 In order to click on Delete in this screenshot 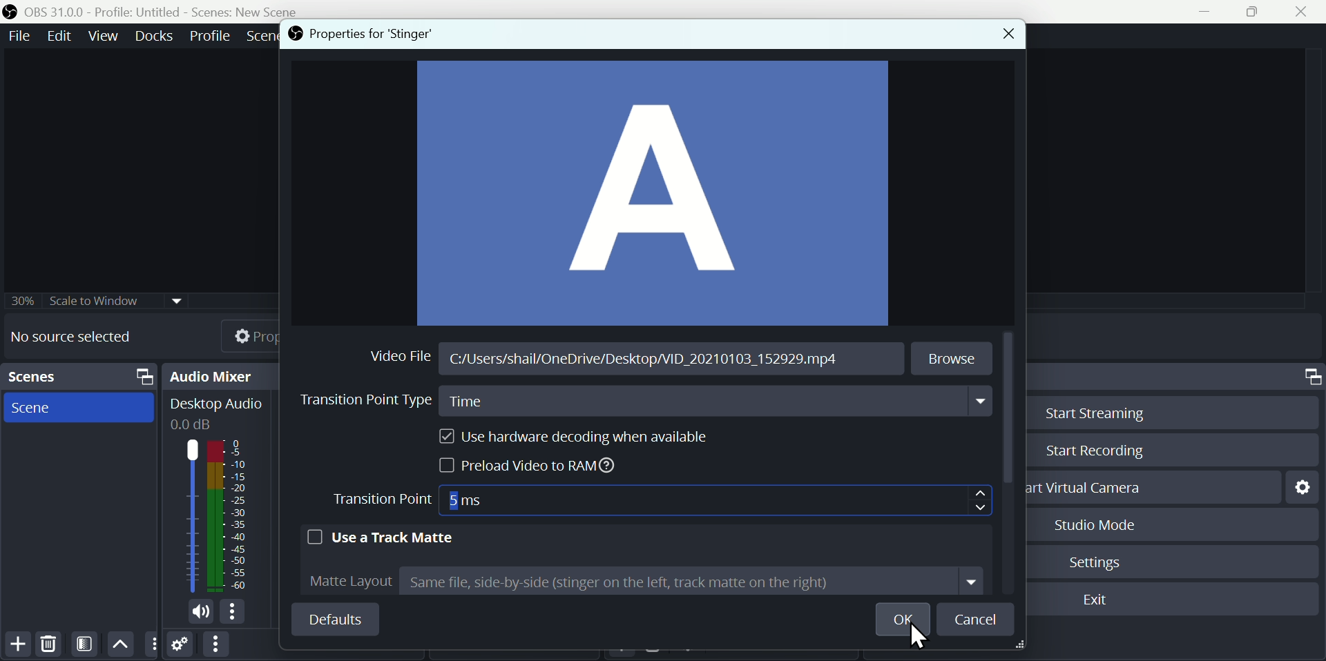, I will do `click(48, 643)`.